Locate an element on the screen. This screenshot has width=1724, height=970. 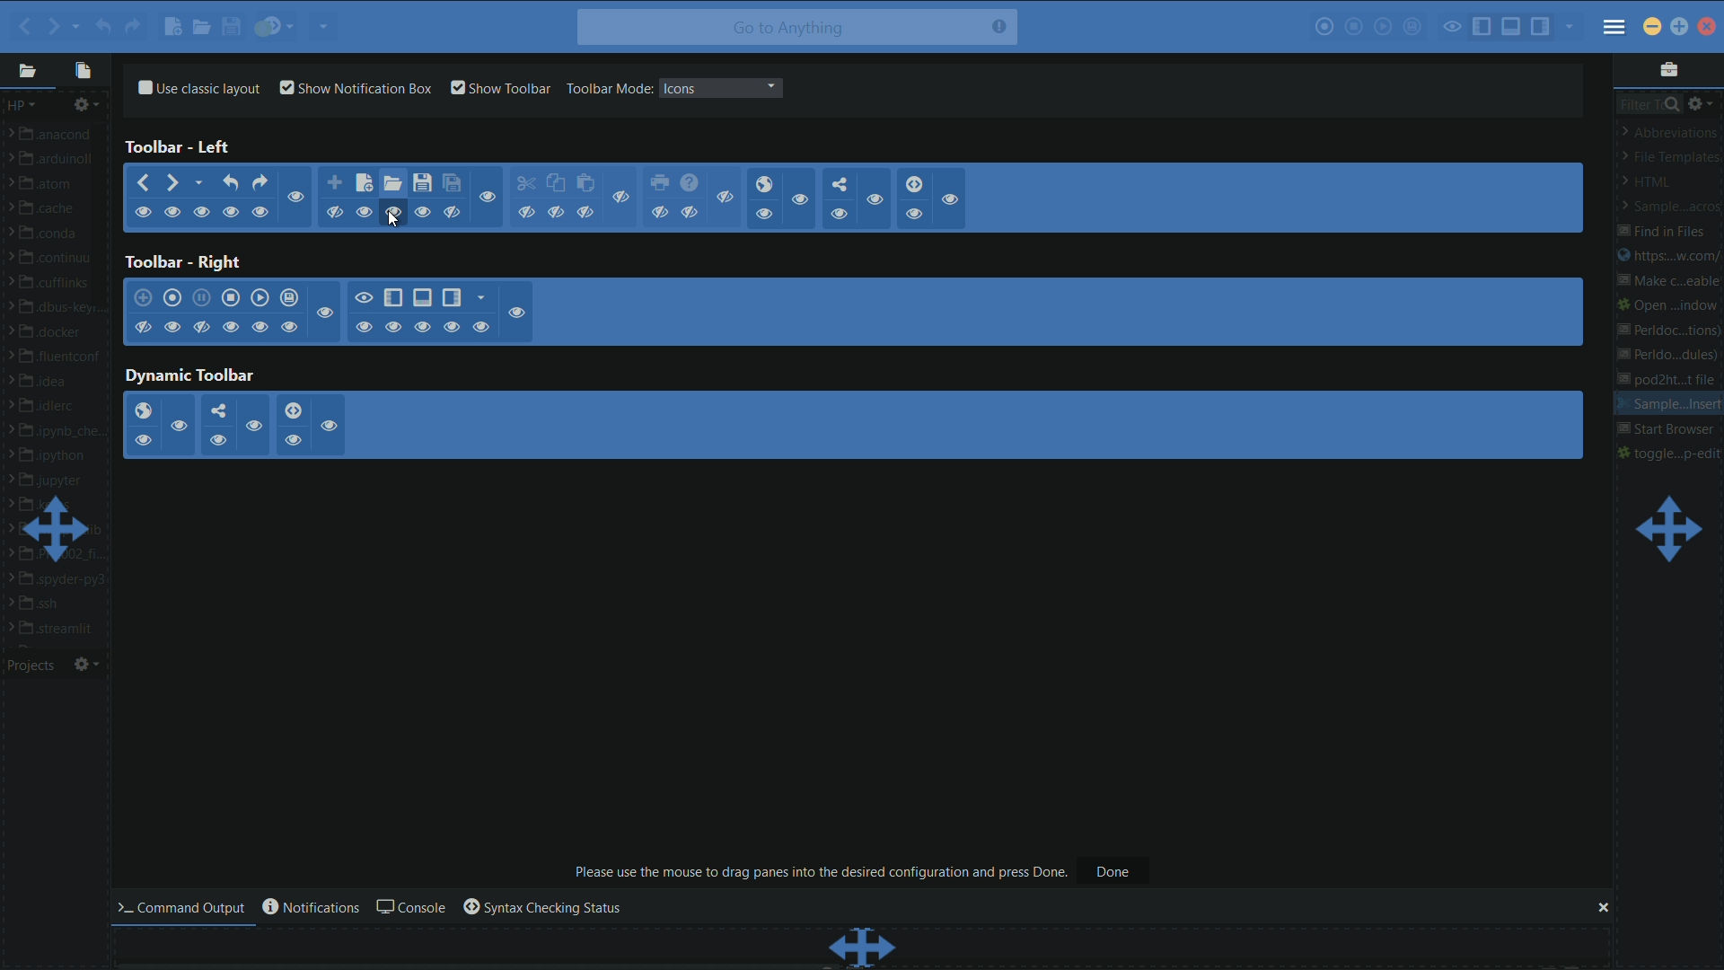
cursor is located at coordinates (394, 225).